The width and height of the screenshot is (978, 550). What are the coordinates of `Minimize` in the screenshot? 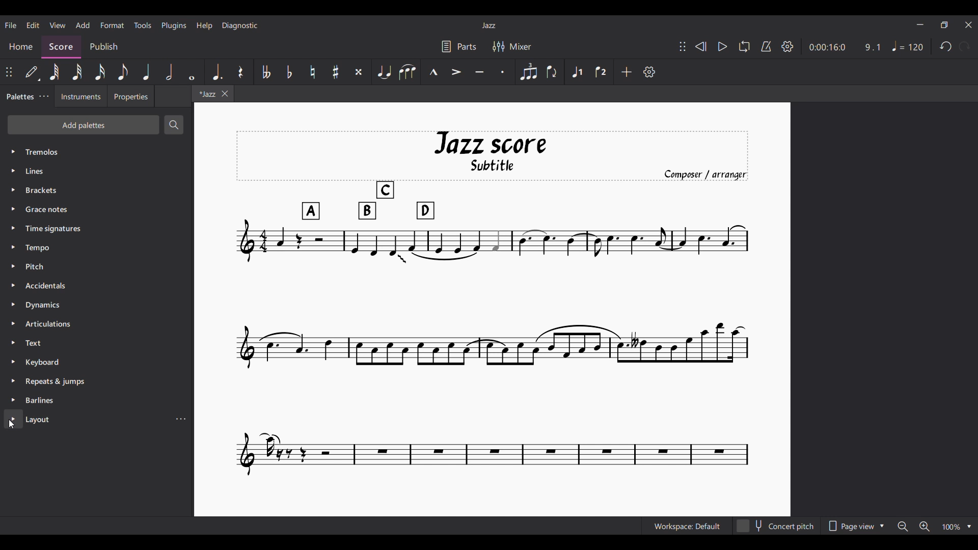 It's located at (920, 24).